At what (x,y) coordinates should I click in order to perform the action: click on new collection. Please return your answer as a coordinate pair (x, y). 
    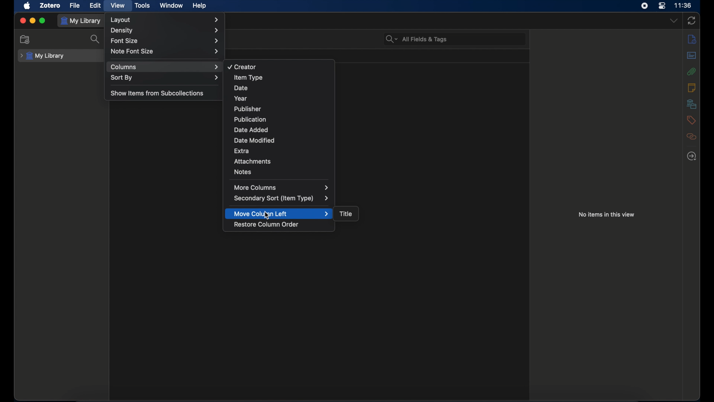
    Looking at the image, I should click on (26, 40).